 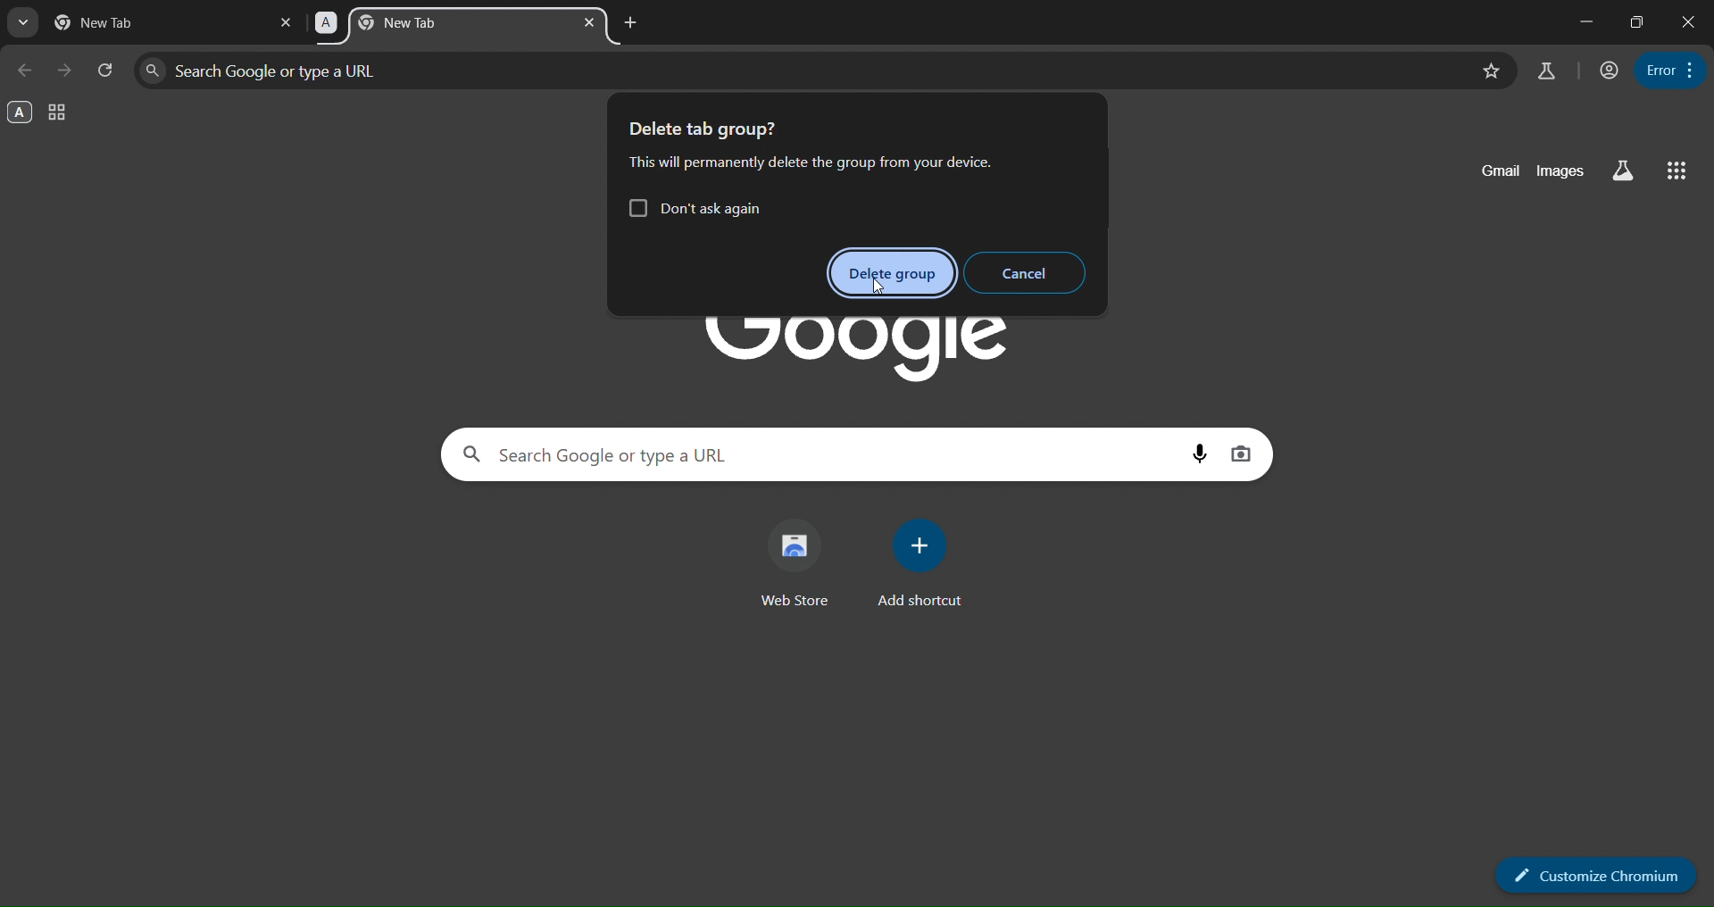 What do you see at coordinates (1488, 71) in the screenshot?
I see `bookmark page` at bounding box center [1488, 71].